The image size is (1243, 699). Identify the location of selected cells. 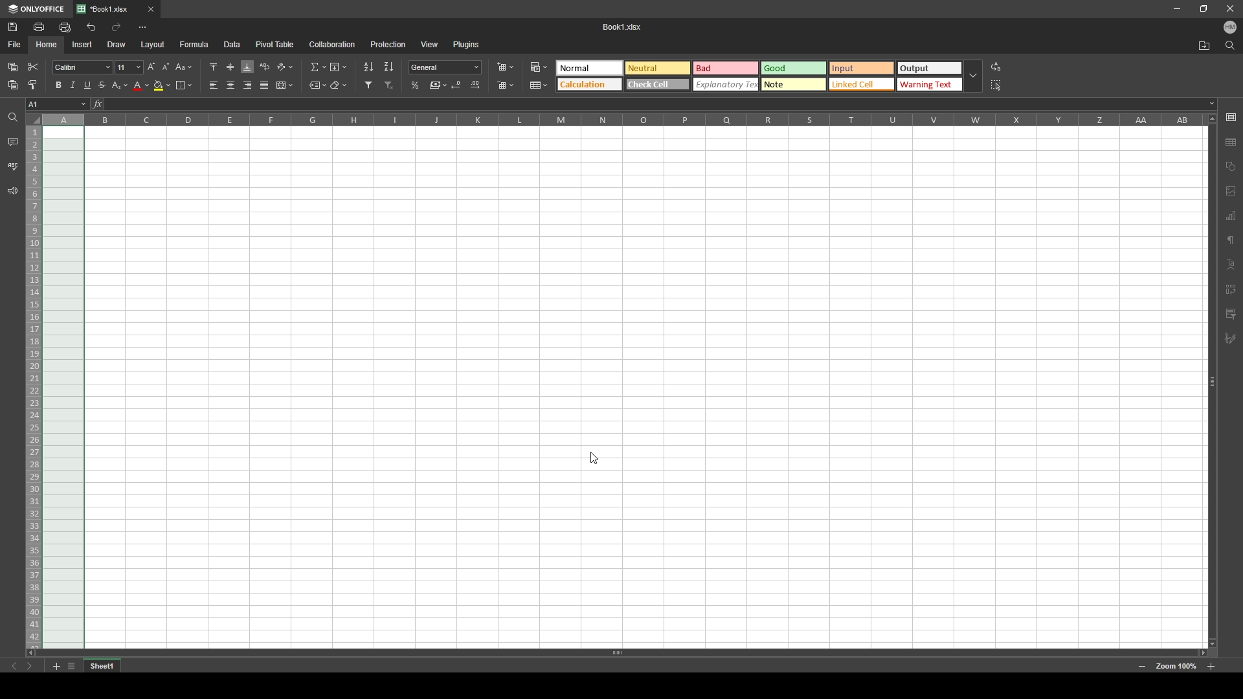
(63, 388).